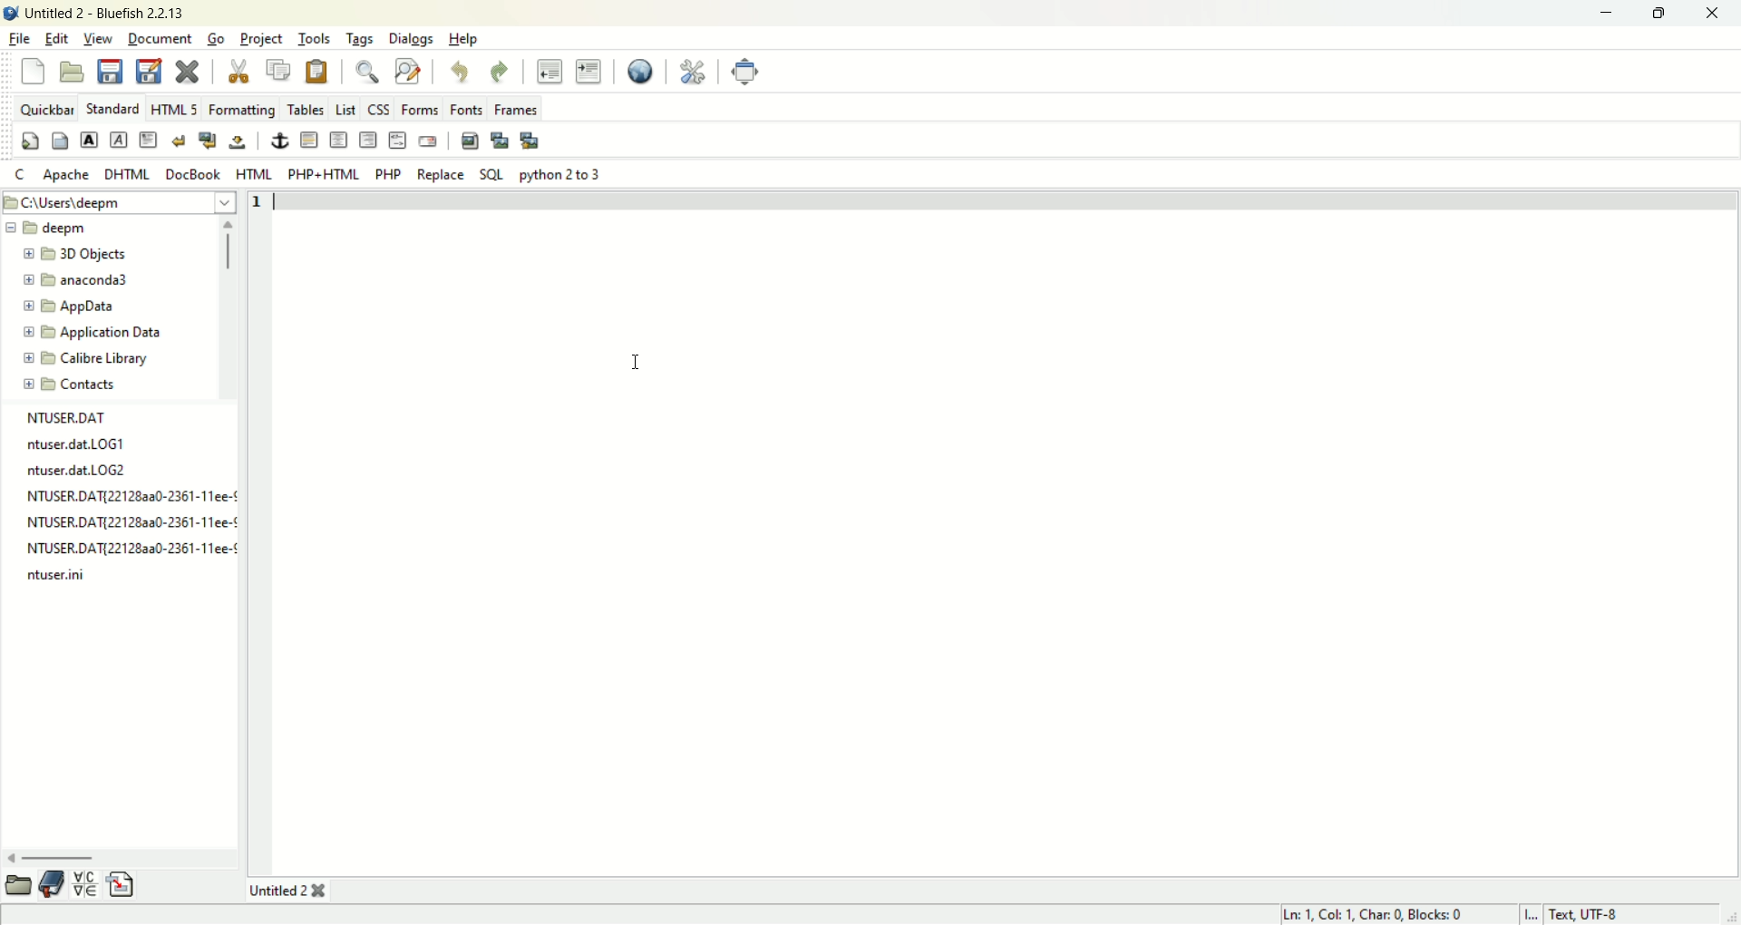 This screenshot has height=925, width=1741. Describe the element at coordinates (73, 72) in the screenshot. I see `open` at that location.